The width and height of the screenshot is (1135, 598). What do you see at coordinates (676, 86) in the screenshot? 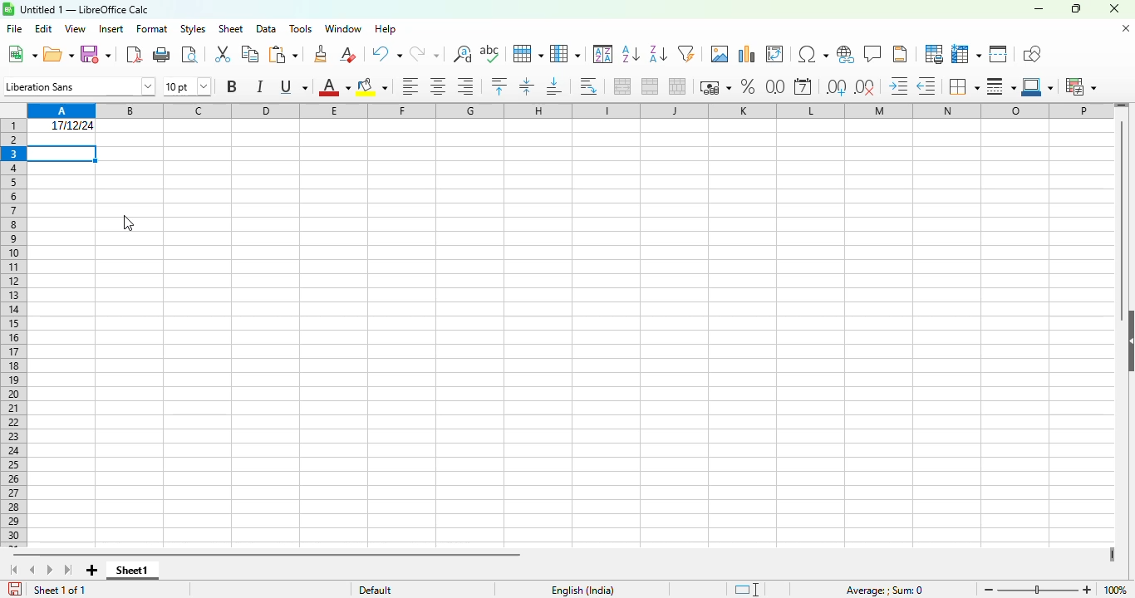
I see `unmerge cells` at bounding box center [676, 86].